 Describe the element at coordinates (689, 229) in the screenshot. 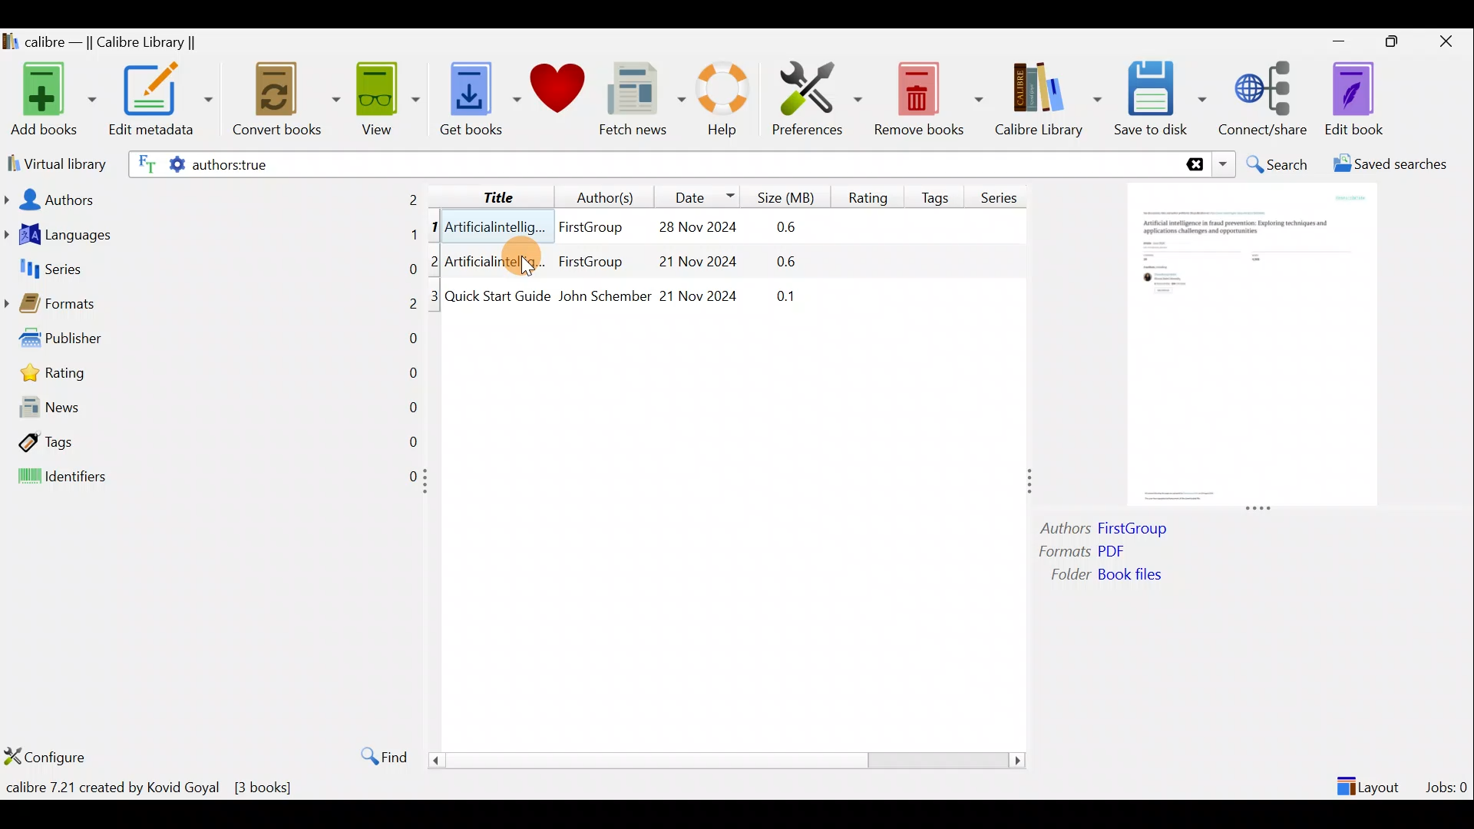

I see `28 Nov 2024` at that location.